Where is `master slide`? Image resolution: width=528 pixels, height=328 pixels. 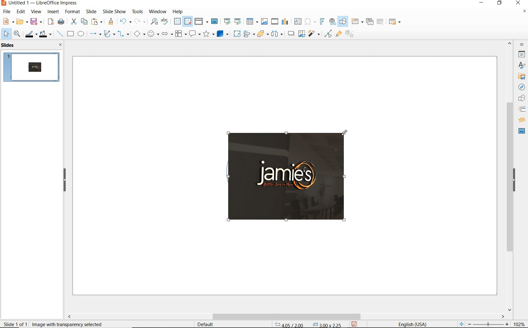 master slide is located at coordinates (522, 130).